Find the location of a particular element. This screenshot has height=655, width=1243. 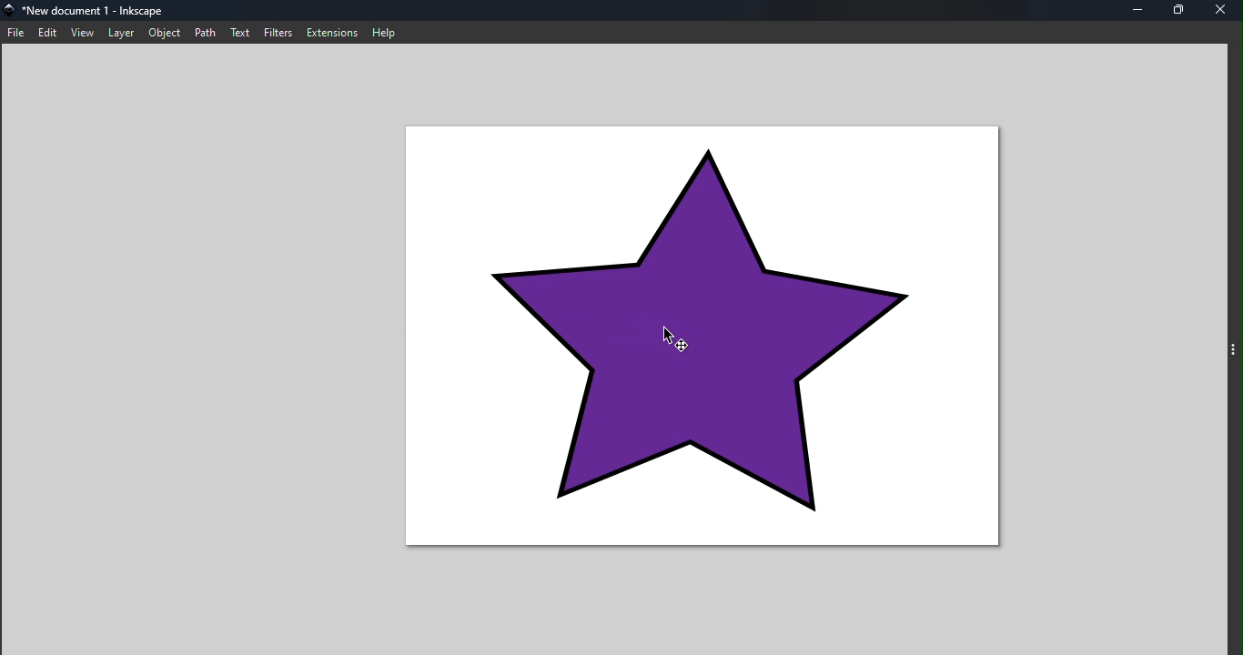

Extensions is located at coordinates (329, 31).